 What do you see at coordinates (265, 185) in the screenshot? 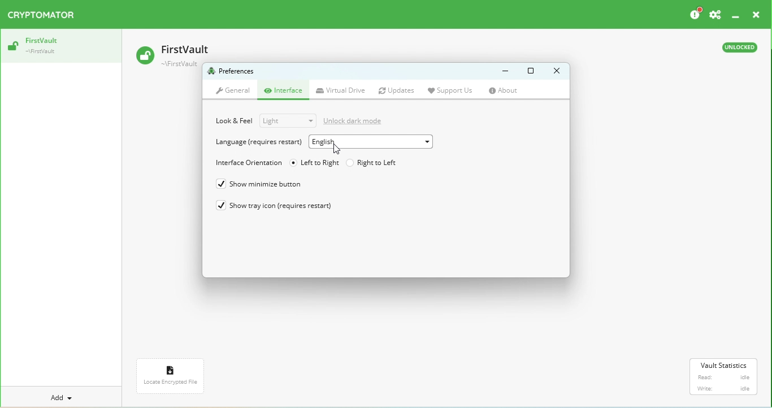
I see `Show minimize button` at bounding box center [265, 185].